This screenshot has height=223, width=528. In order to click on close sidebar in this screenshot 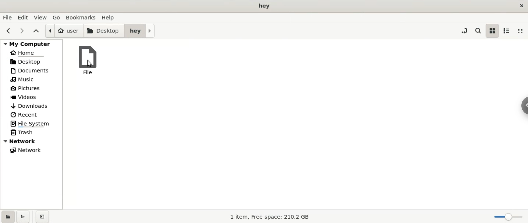, I will do `click(43, 216)`.